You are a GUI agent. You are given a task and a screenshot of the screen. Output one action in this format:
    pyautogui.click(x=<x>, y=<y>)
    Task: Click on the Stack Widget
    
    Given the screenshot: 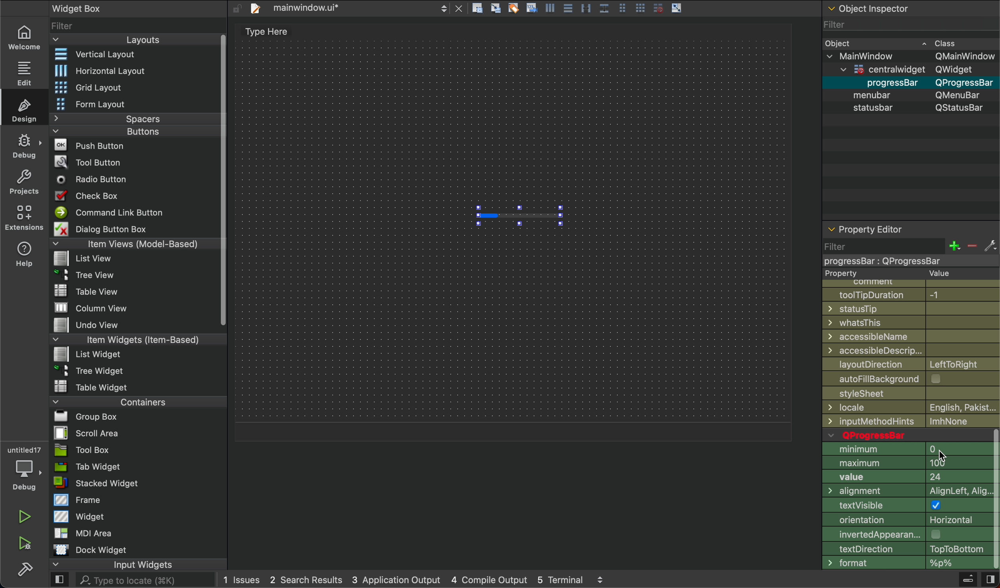 What is the action you would take?
    pyautogui.click(x=124, y=483)
    